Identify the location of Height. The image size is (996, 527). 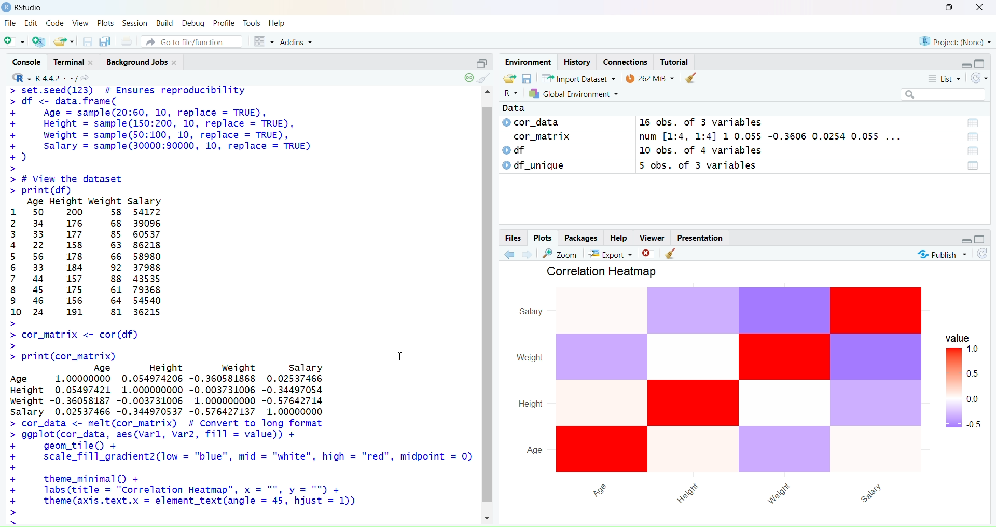
(686, 493).